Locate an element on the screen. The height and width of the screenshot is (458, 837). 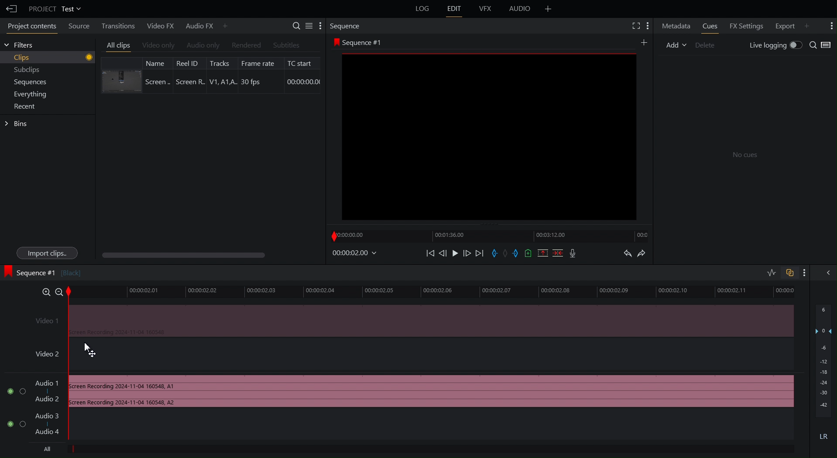
Video 2 Track is located at coordinates (403, 362).